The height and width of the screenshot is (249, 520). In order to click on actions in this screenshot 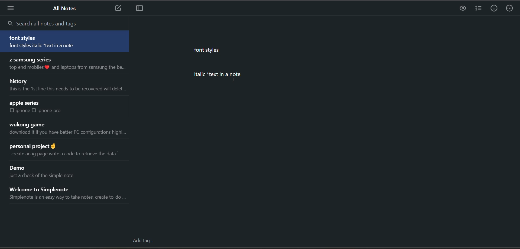, I will do `click(511, 8)`.